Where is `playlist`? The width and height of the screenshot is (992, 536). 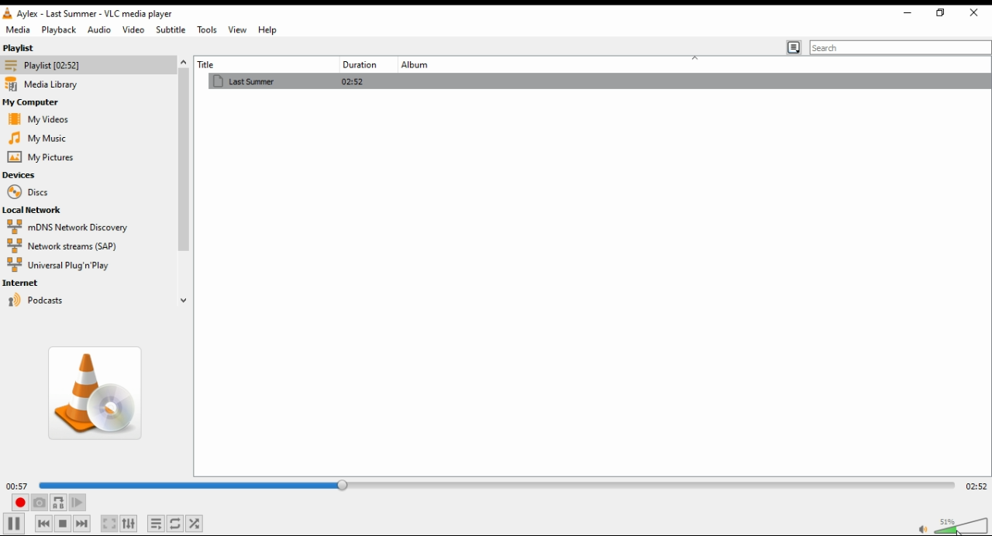 playlist is located at coordinates (34, 48).